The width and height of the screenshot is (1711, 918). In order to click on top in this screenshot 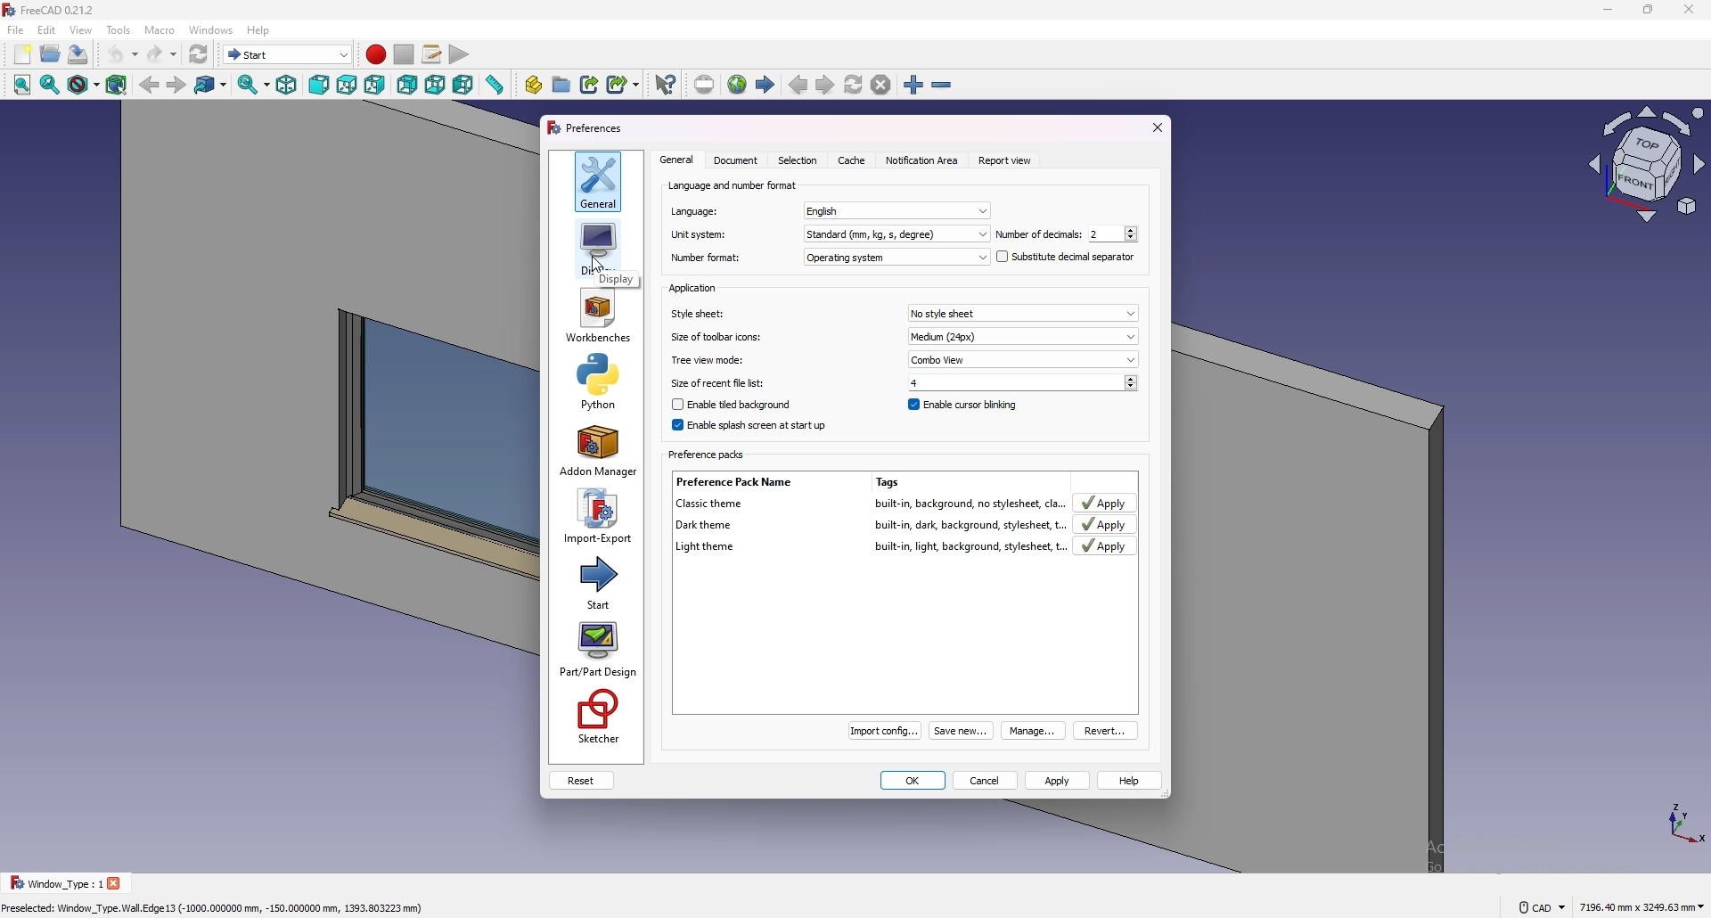, I will do `click(347, 86)`.